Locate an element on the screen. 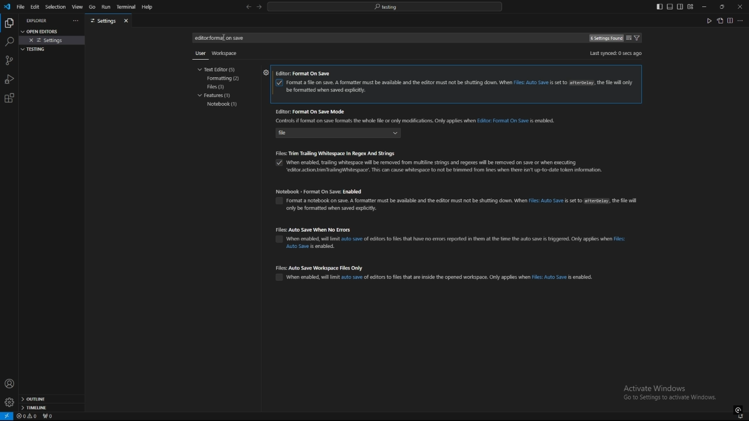 The height and width of the screenshot is (421, 749). close tab is located at coordinates (128, 20).